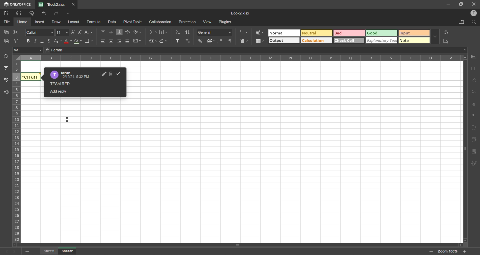 The width and height of the screenshot is (480, 255). I want to click on percent, so click(199, 41).